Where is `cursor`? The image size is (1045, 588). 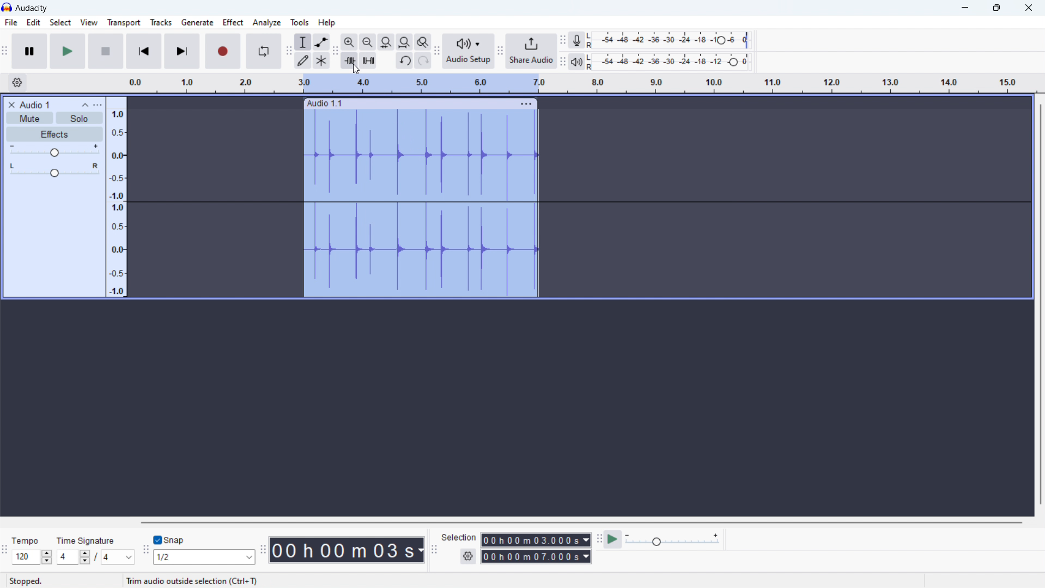 cursor is located at coordinates (356, 69).